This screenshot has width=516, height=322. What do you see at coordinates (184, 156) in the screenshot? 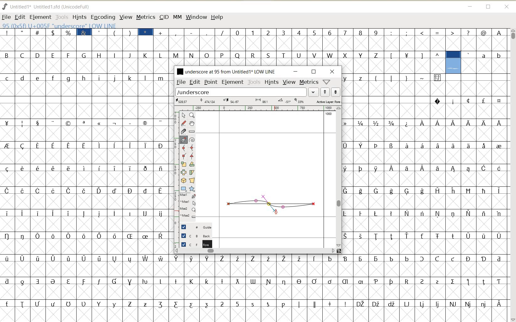
I see `Add a corner point` at bounding box center [184, 156].